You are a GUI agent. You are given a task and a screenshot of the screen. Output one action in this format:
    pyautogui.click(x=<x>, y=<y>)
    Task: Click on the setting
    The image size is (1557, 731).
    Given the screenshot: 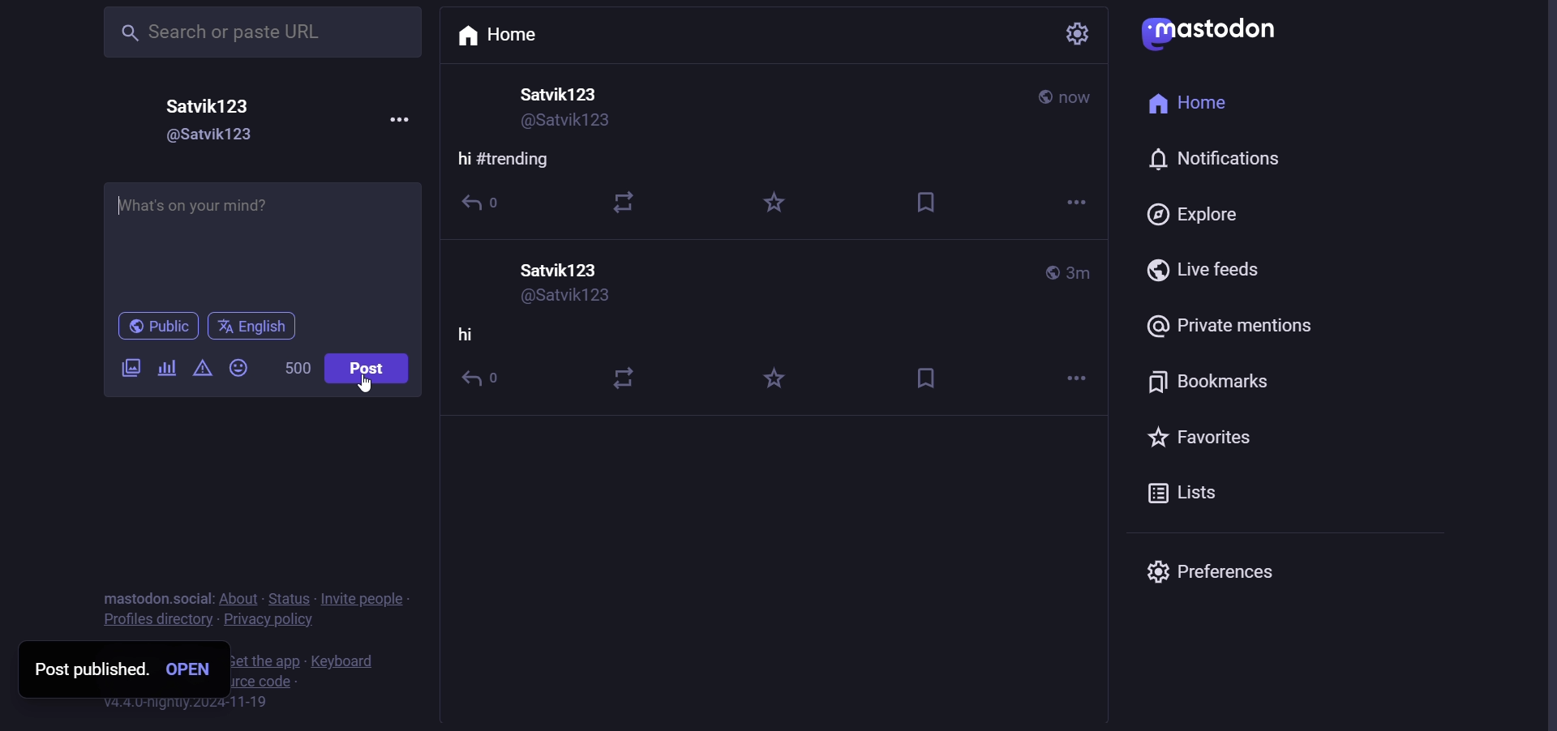 What is the action you would take?
    pyautogui.click(x=1074, y=37)
    